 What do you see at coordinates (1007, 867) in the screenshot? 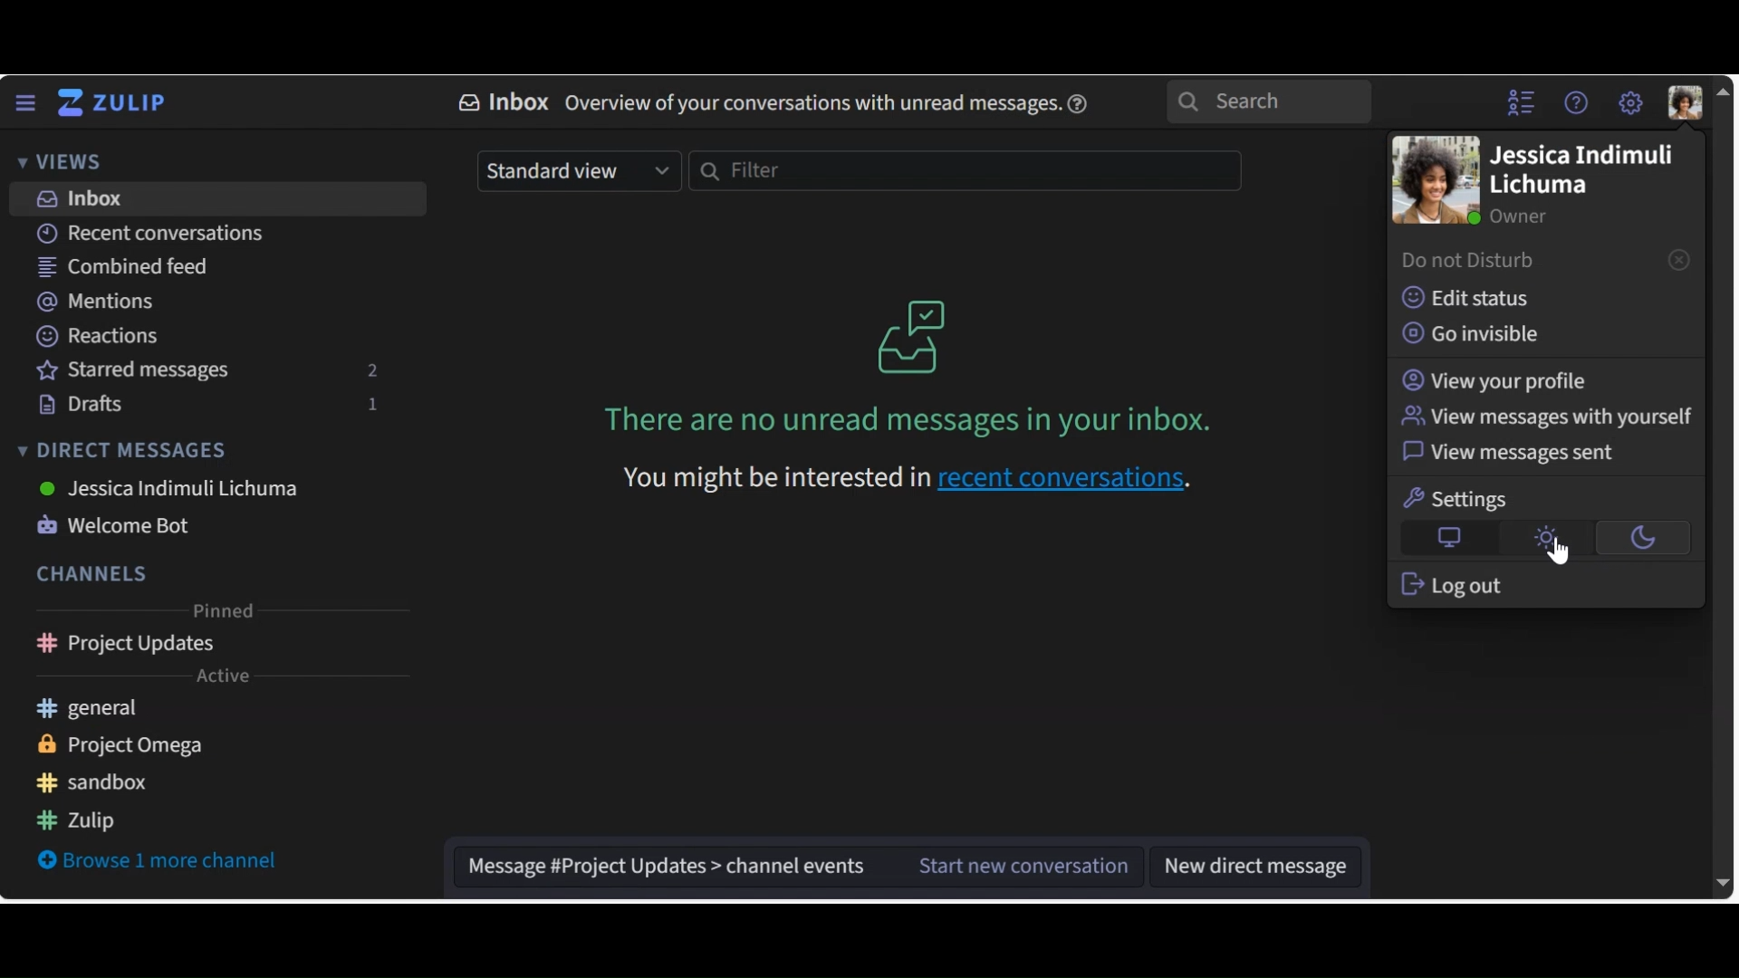
I see `Start new conversation` at bounding box center [1007, 867].